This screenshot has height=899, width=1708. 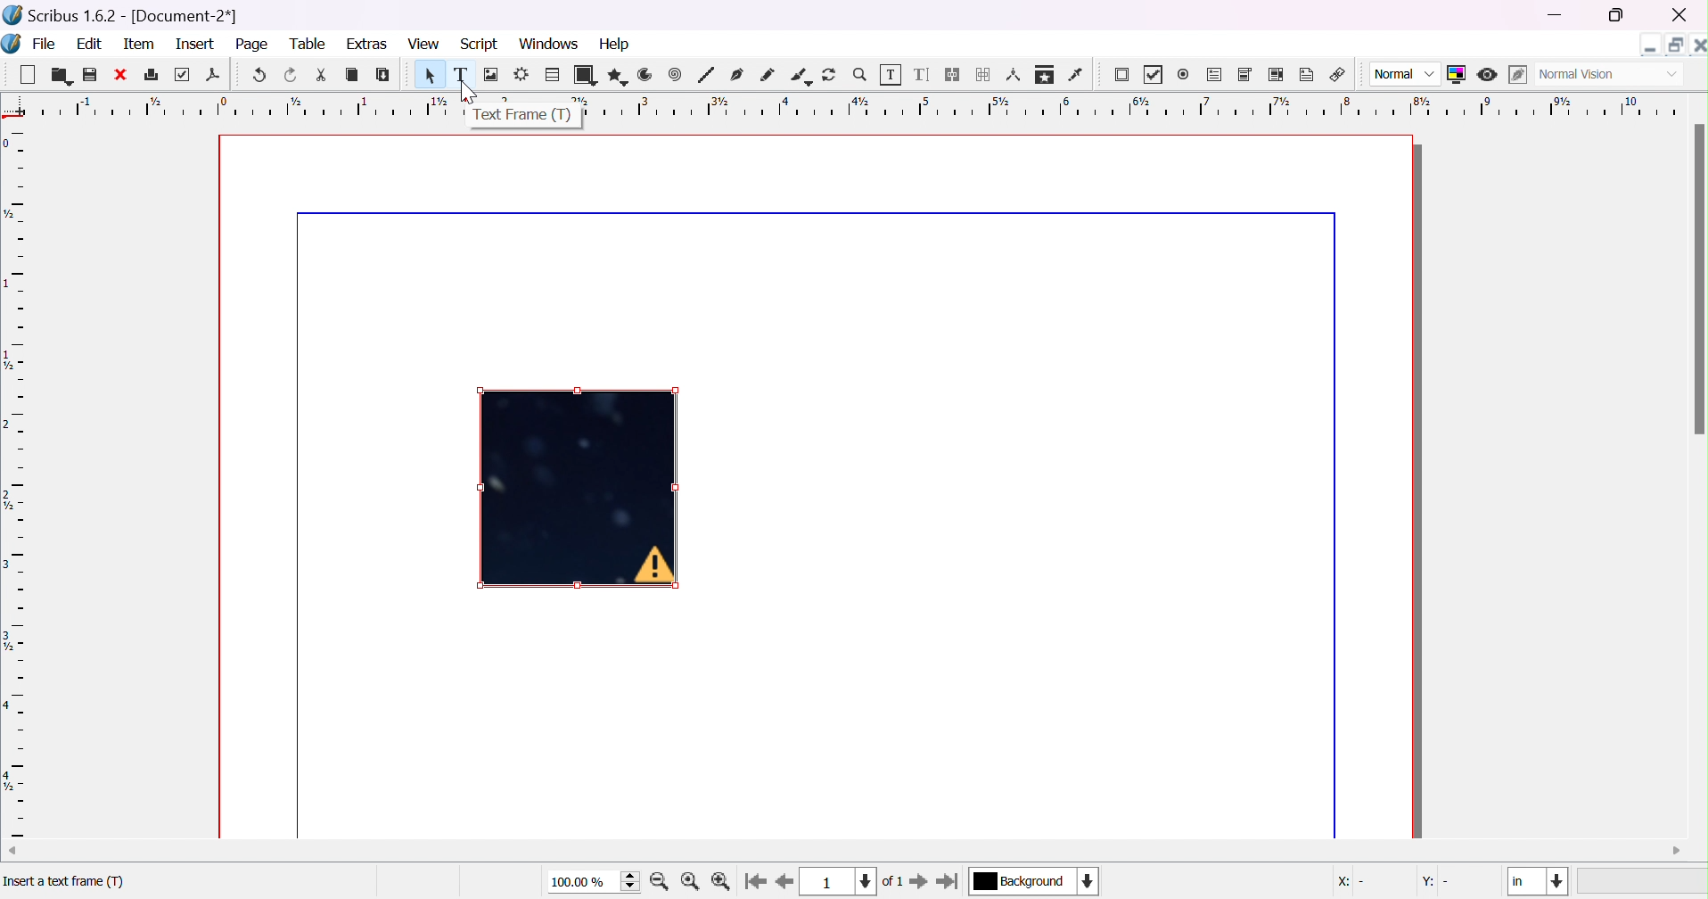 What do you see at coordinates (831, 74) in the screenshot?
I see `rotate item` at bounding box center [831, 74].